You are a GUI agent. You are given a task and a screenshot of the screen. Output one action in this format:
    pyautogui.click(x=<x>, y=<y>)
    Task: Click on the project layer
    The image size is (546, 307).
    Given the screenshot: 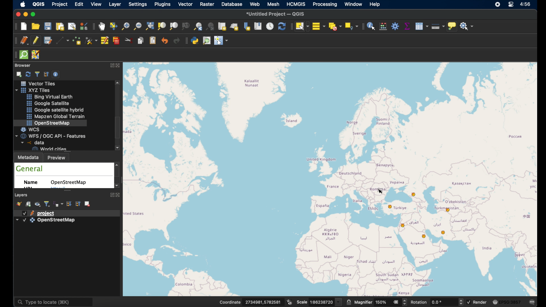 What is the action you would take?
    pyautogui.click(x=47, y=213)
    